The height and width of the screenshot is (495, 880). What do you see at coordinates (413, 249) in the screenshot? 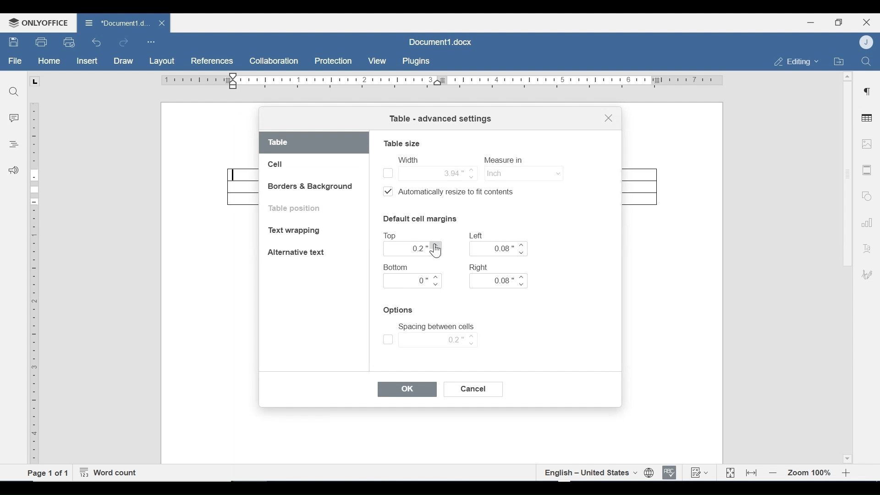
I see `0.2` at bounding box center [413, 249].